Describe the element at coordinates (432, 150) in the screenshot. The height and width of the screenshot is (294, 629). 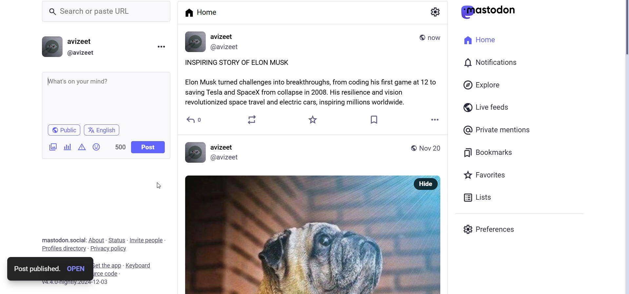
I see `date posted` at that location.